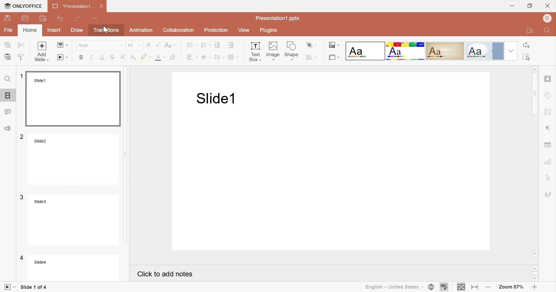  What do you see at coordinates (23, 136) in the screenshot?
I see `2` at bounding box center [23, 136].